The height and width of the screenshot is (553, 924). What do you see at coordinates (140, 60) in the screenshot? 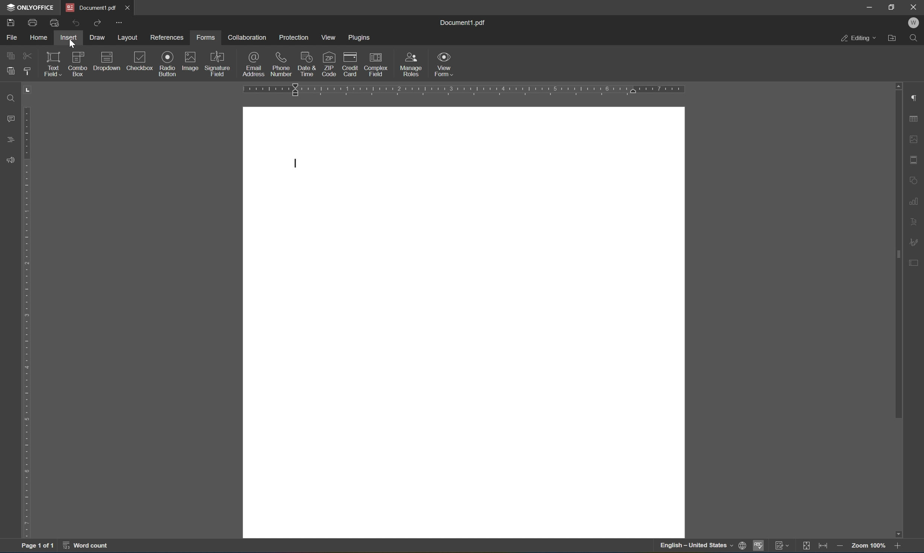
I see `checkbox` at bounding box center [140, 60].